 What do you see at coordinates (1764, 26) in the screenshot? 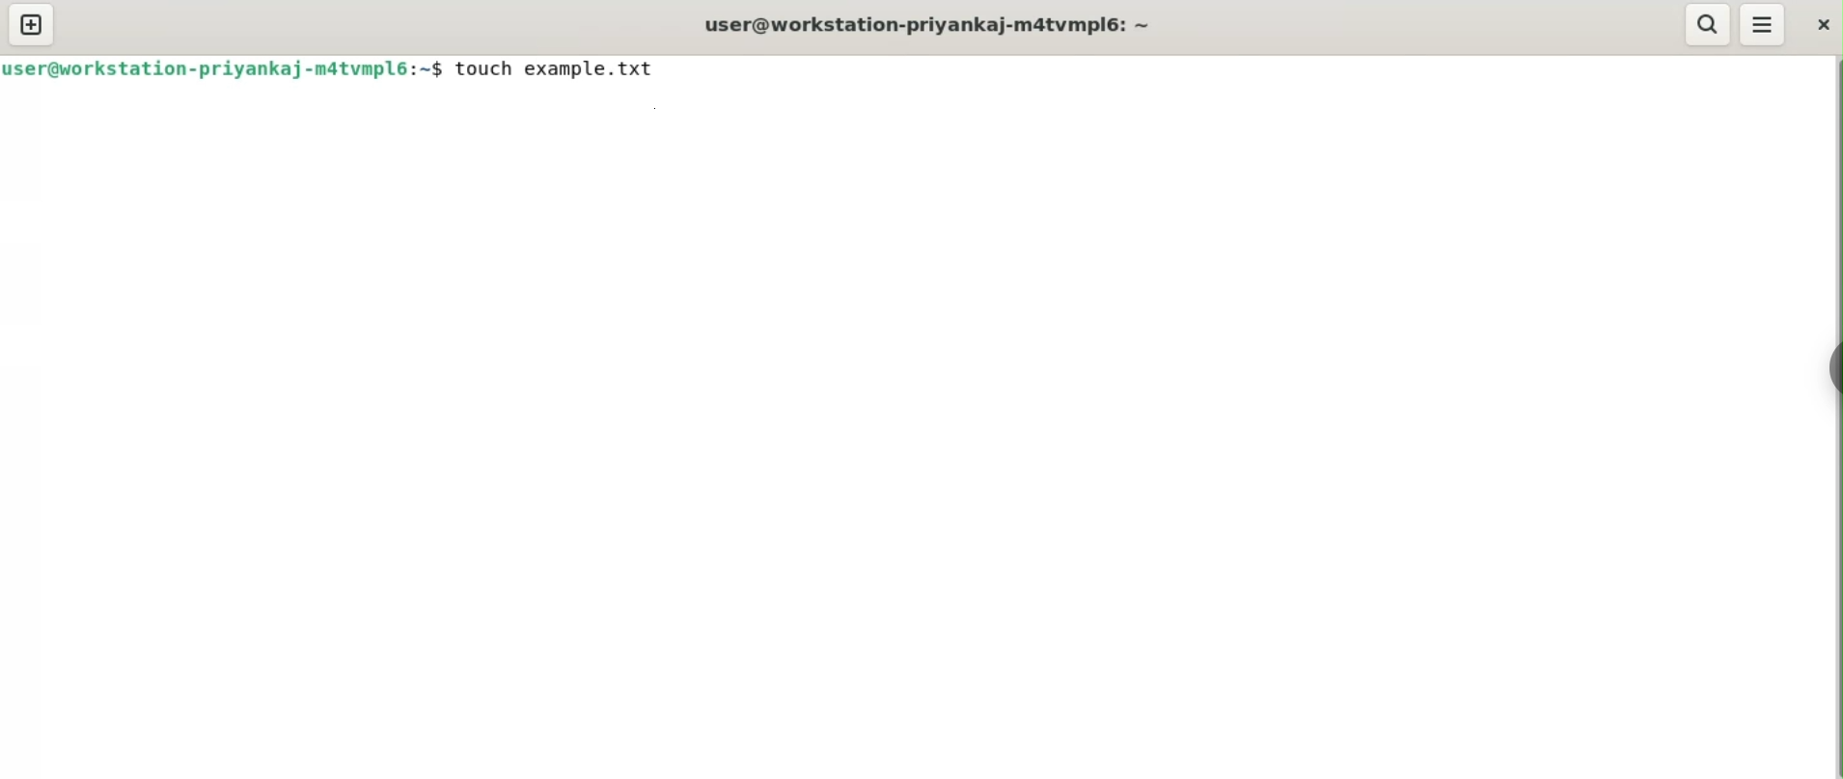
I see `menu` at bounding box center [1764, 26].